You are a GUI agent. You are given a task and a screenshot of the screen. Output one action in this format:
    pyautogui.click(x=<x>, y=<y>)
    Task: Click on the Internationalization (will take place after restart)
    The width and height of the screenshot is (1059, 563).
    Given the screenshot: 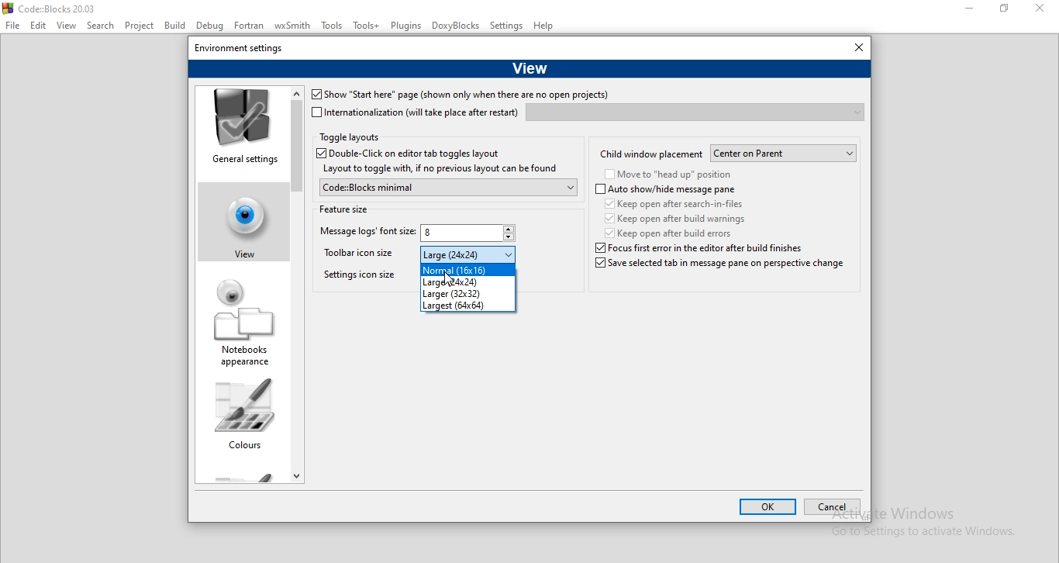 What is the action you would take?
    pyautogui.click(x=416, y=112)
    